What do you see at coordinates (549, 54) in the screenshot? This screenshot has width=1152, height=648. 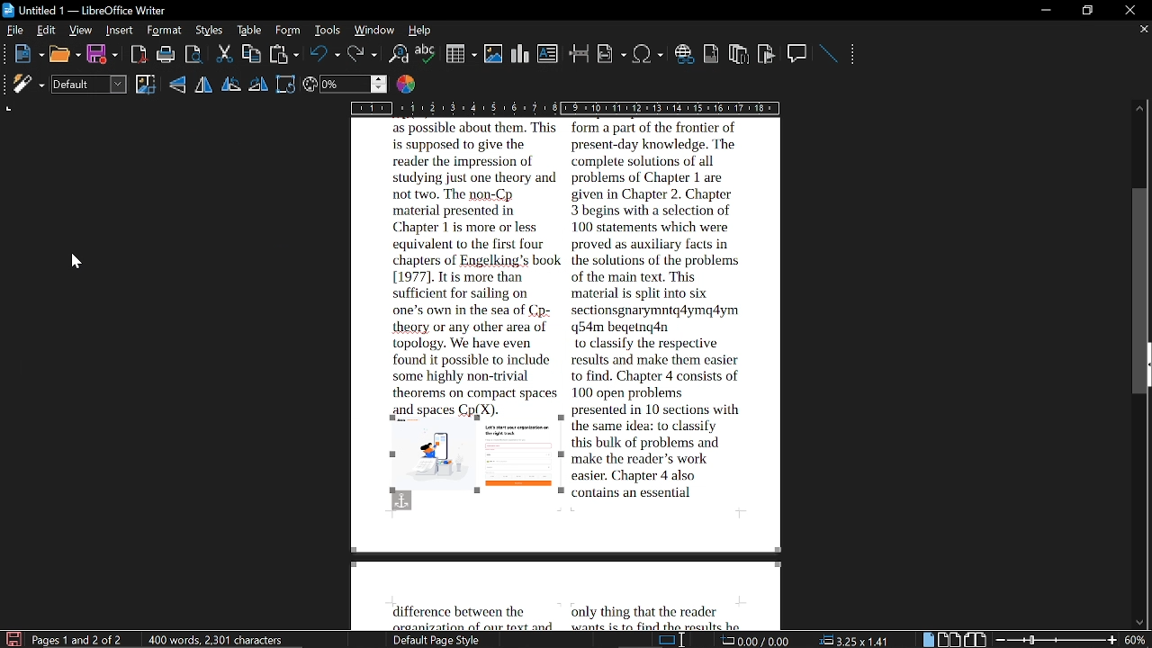 I see `insert text` at bounding box center [549, 54].